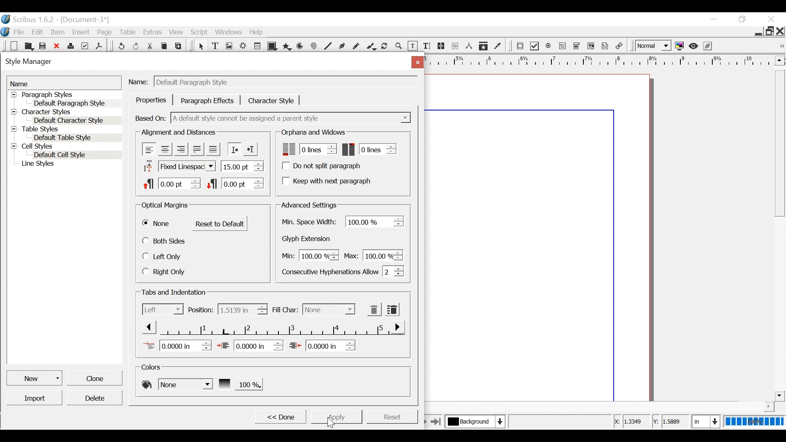 The height and width of the screenshot is (442, 786). Describe the element at coordinates (694, 46) in the screenshot. I see `Preview mode` at that location.